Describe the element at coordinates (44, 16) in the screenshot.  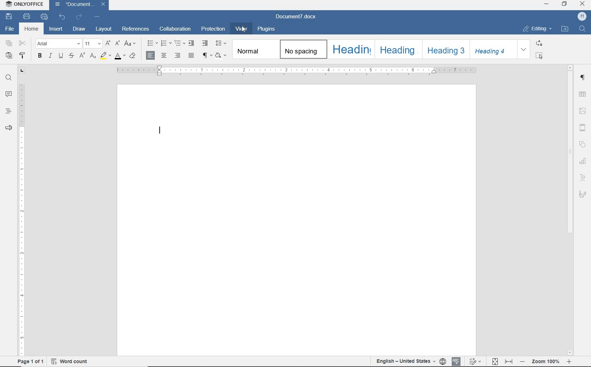
I see `QUICK PRINT` at that location.